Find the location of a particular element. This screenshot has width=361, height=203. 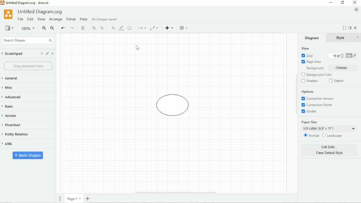

Edit is located at coordinates (47, 54).